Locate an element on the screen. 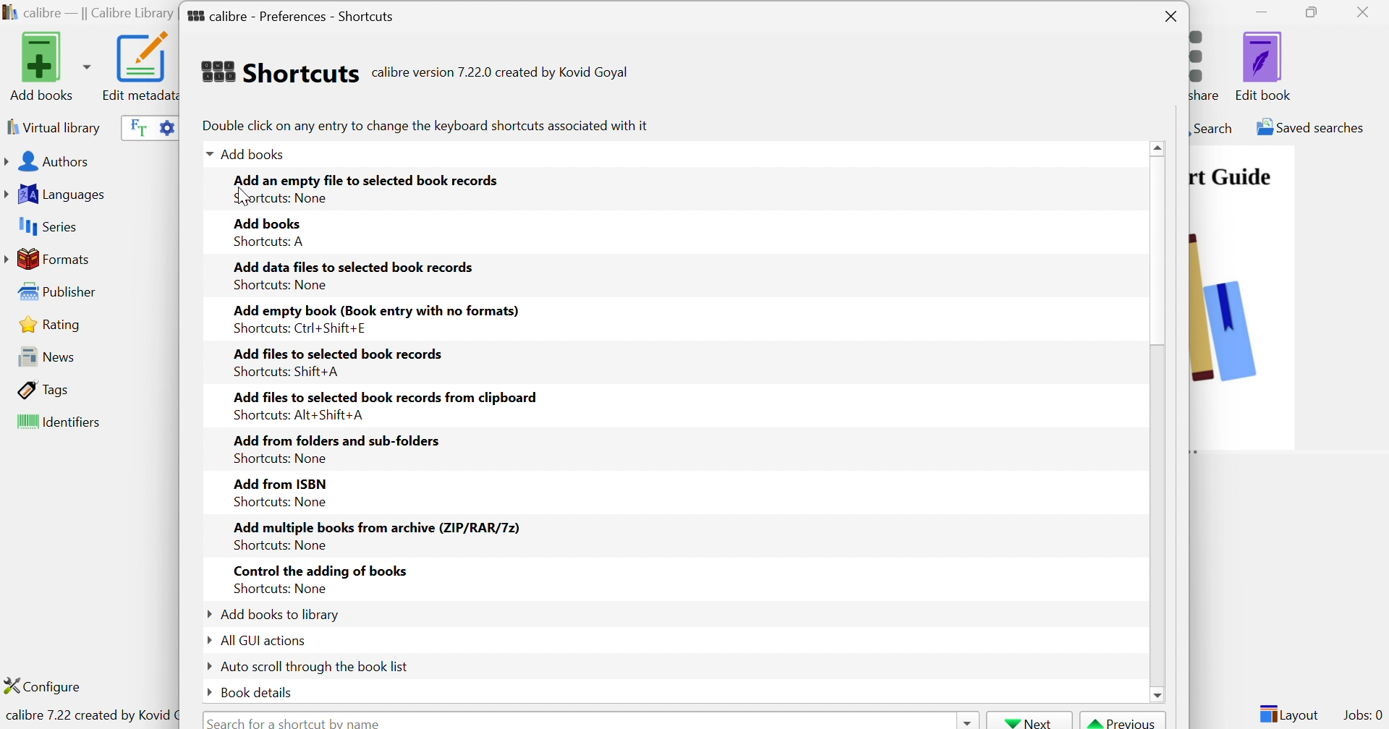  Scroll Bar is located at coordinates (1159, 270).